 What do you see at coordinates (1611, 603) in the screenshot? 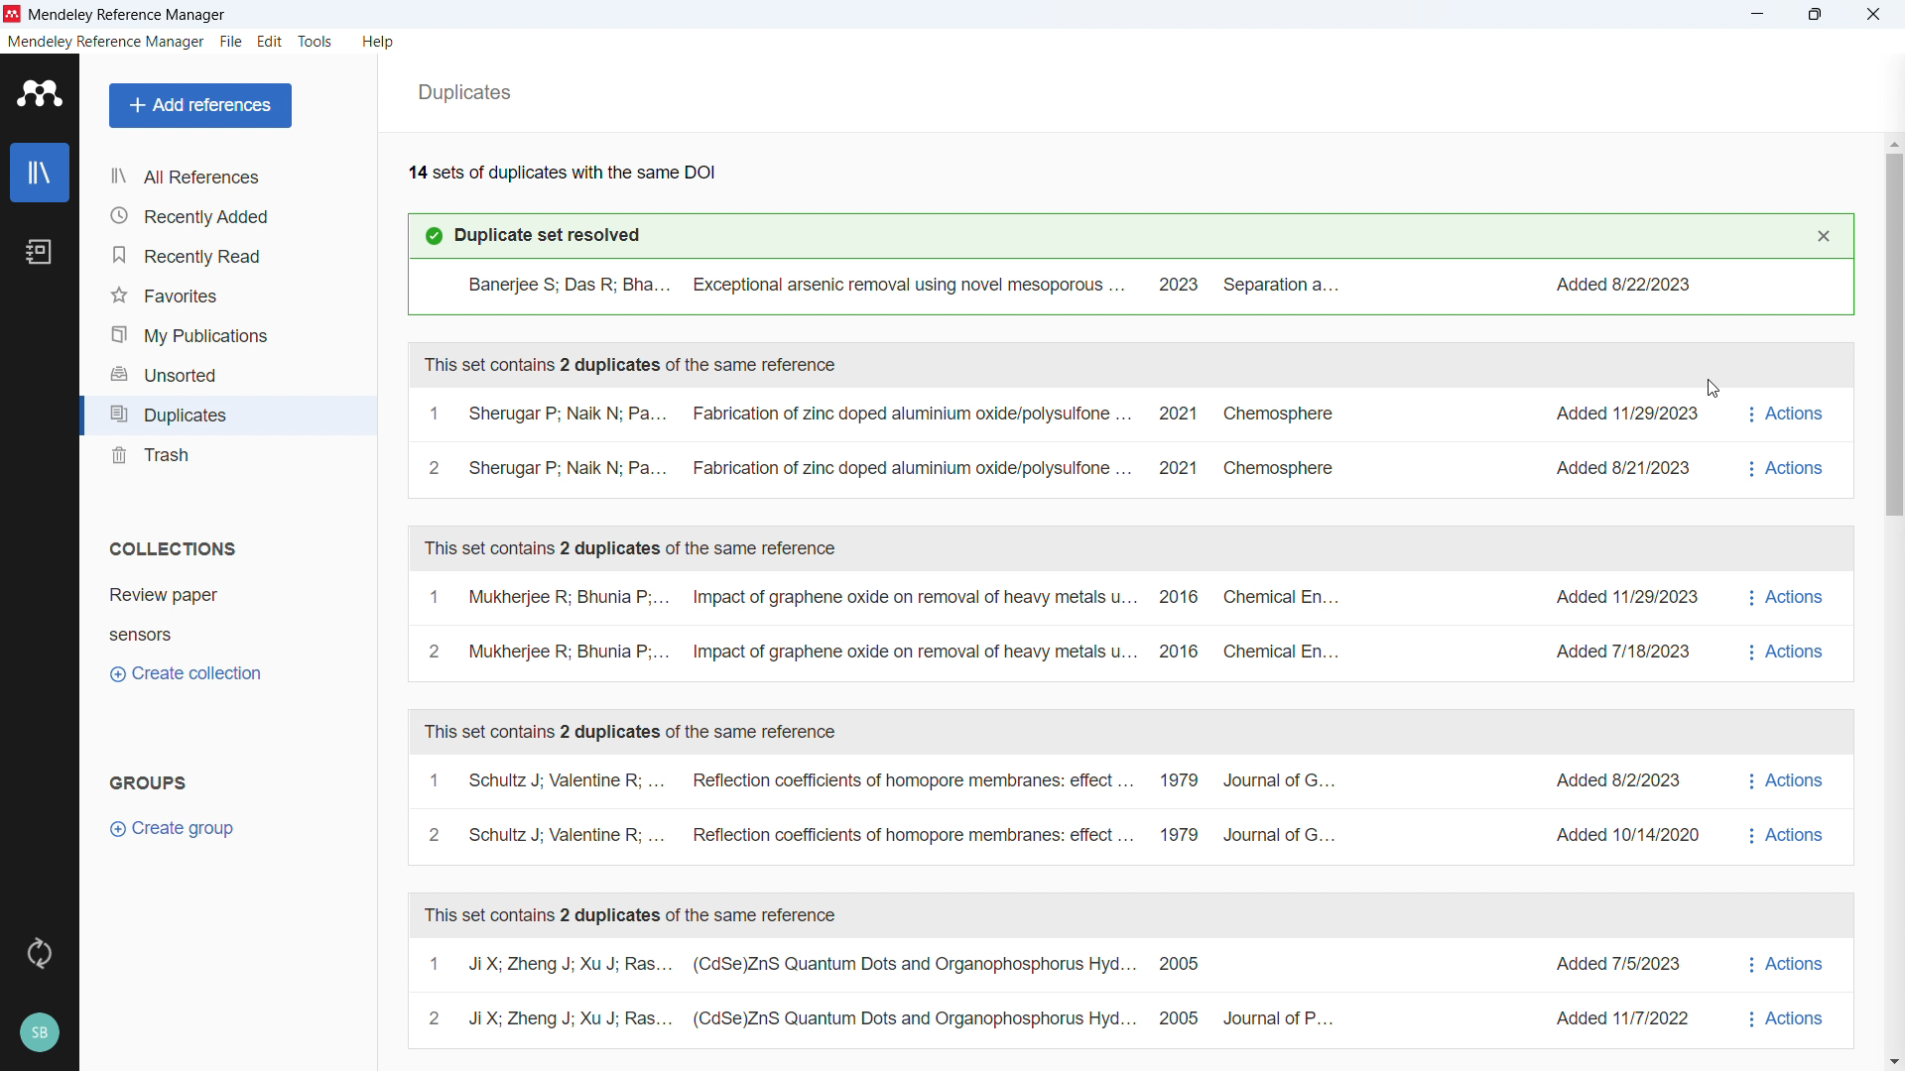
I see `Added 11/29/2023` at bounding box center [1611, 603].